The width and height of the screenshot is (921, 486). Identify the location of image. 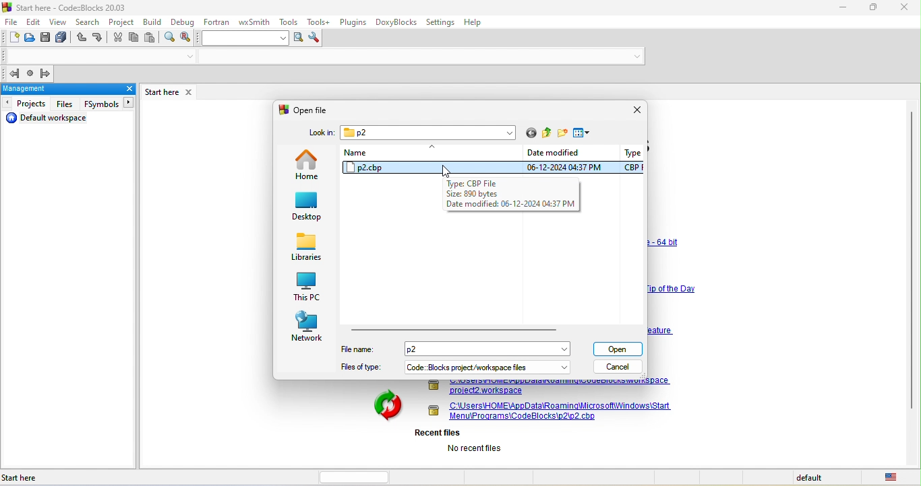
(381, 407).